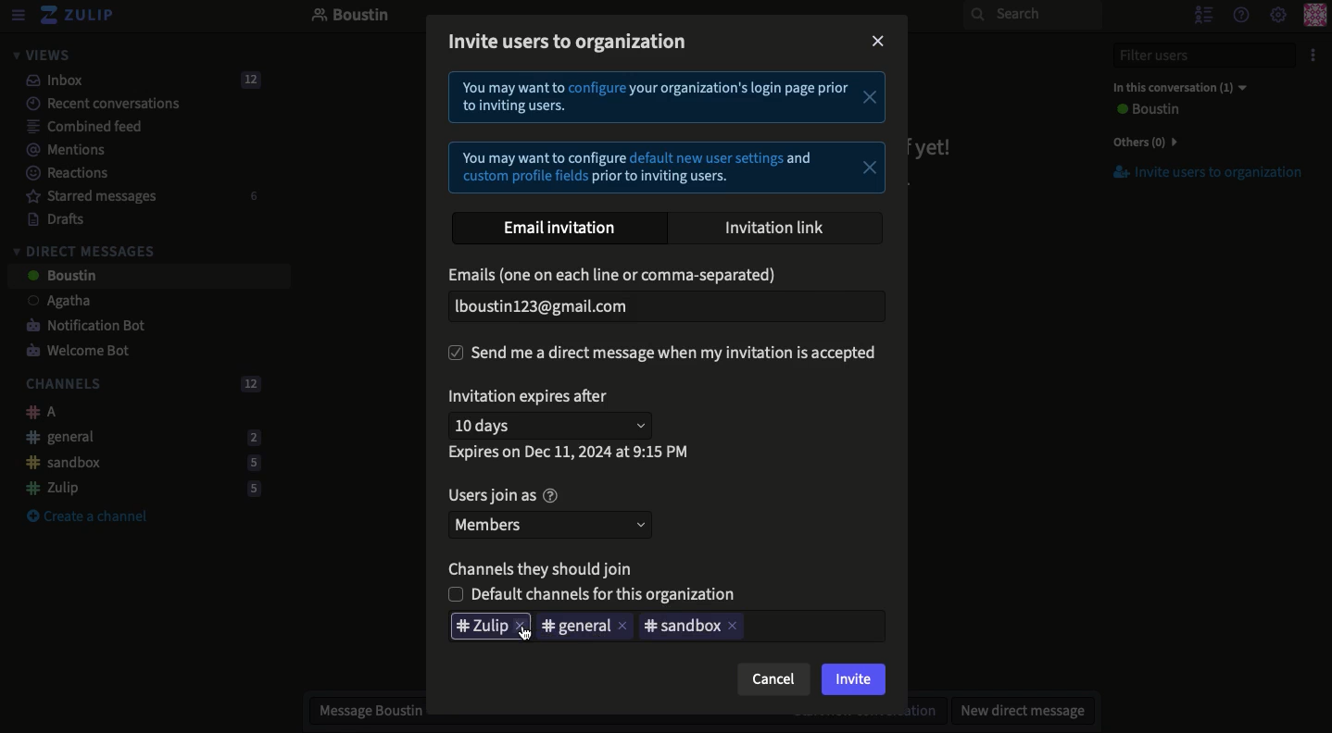 The height and width of the screenshot is (733, 1332). Describe the element at coordinates (79, 327) in the screenshot. I see `Notification bot` at that location.